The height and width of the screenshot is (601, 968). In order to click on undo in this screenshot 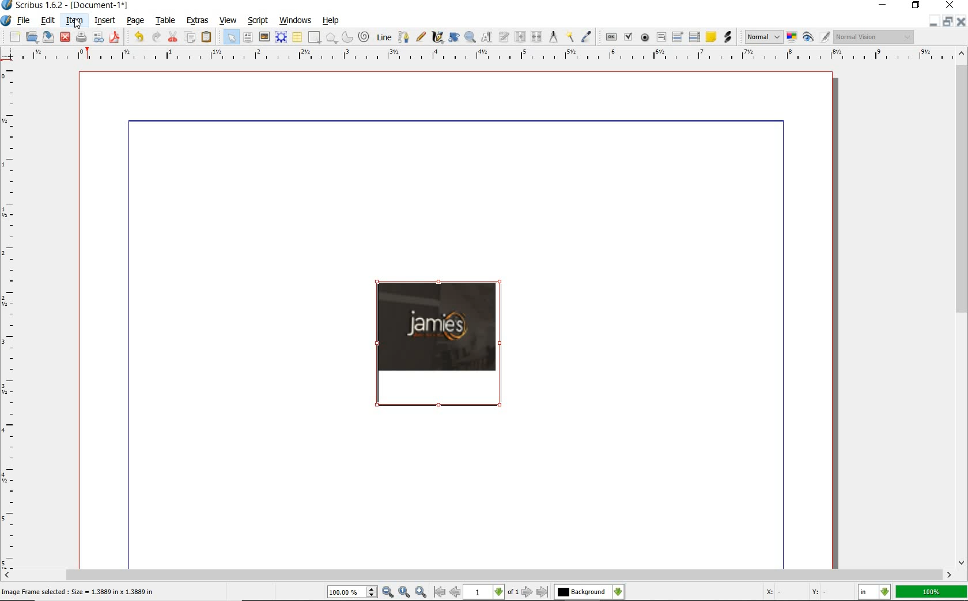, I will do `click(138, 36)`.